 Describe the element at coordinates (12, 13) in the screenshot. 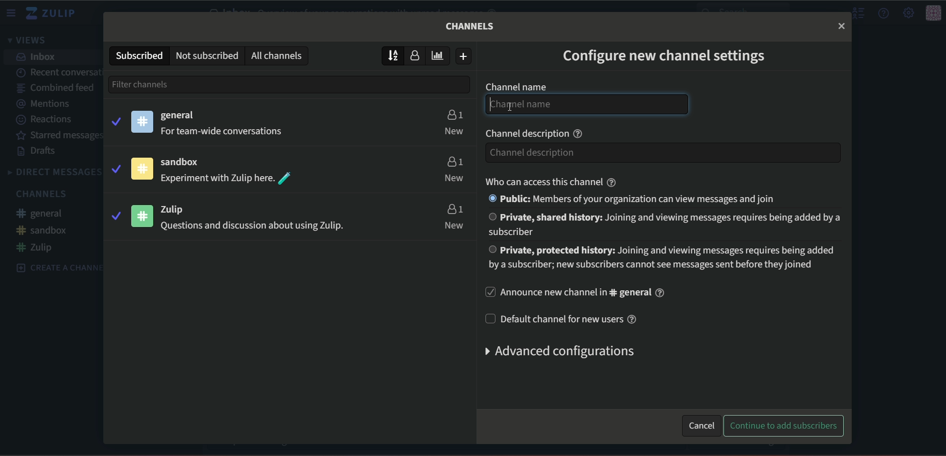

I see `menu` at that location.